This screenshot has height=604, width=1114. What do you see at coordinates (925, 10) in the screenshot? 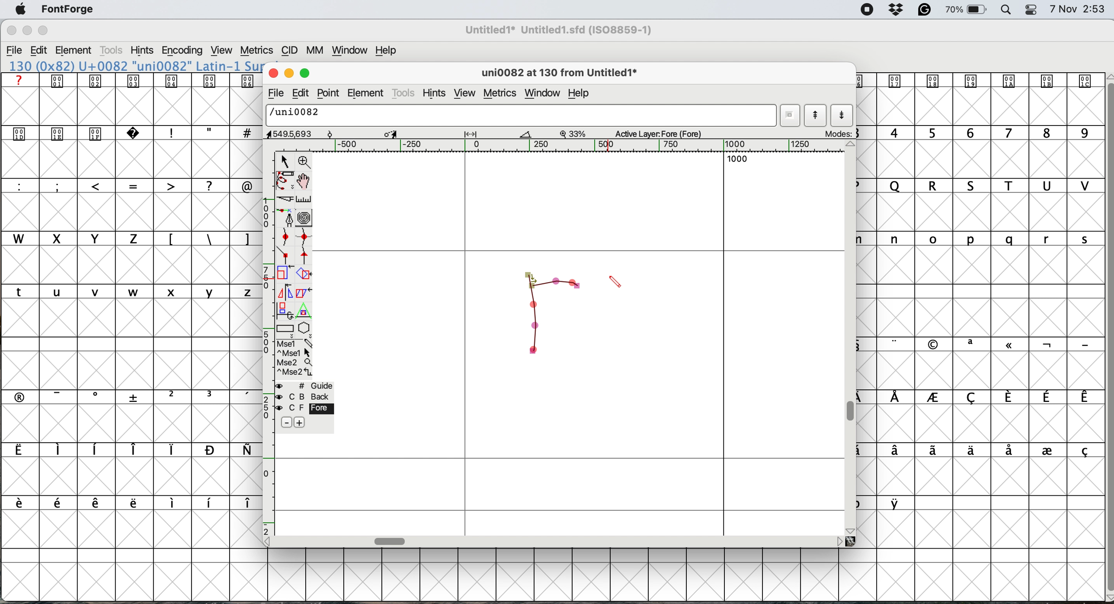
I see `grammarly` at bounding box center [925, 10].